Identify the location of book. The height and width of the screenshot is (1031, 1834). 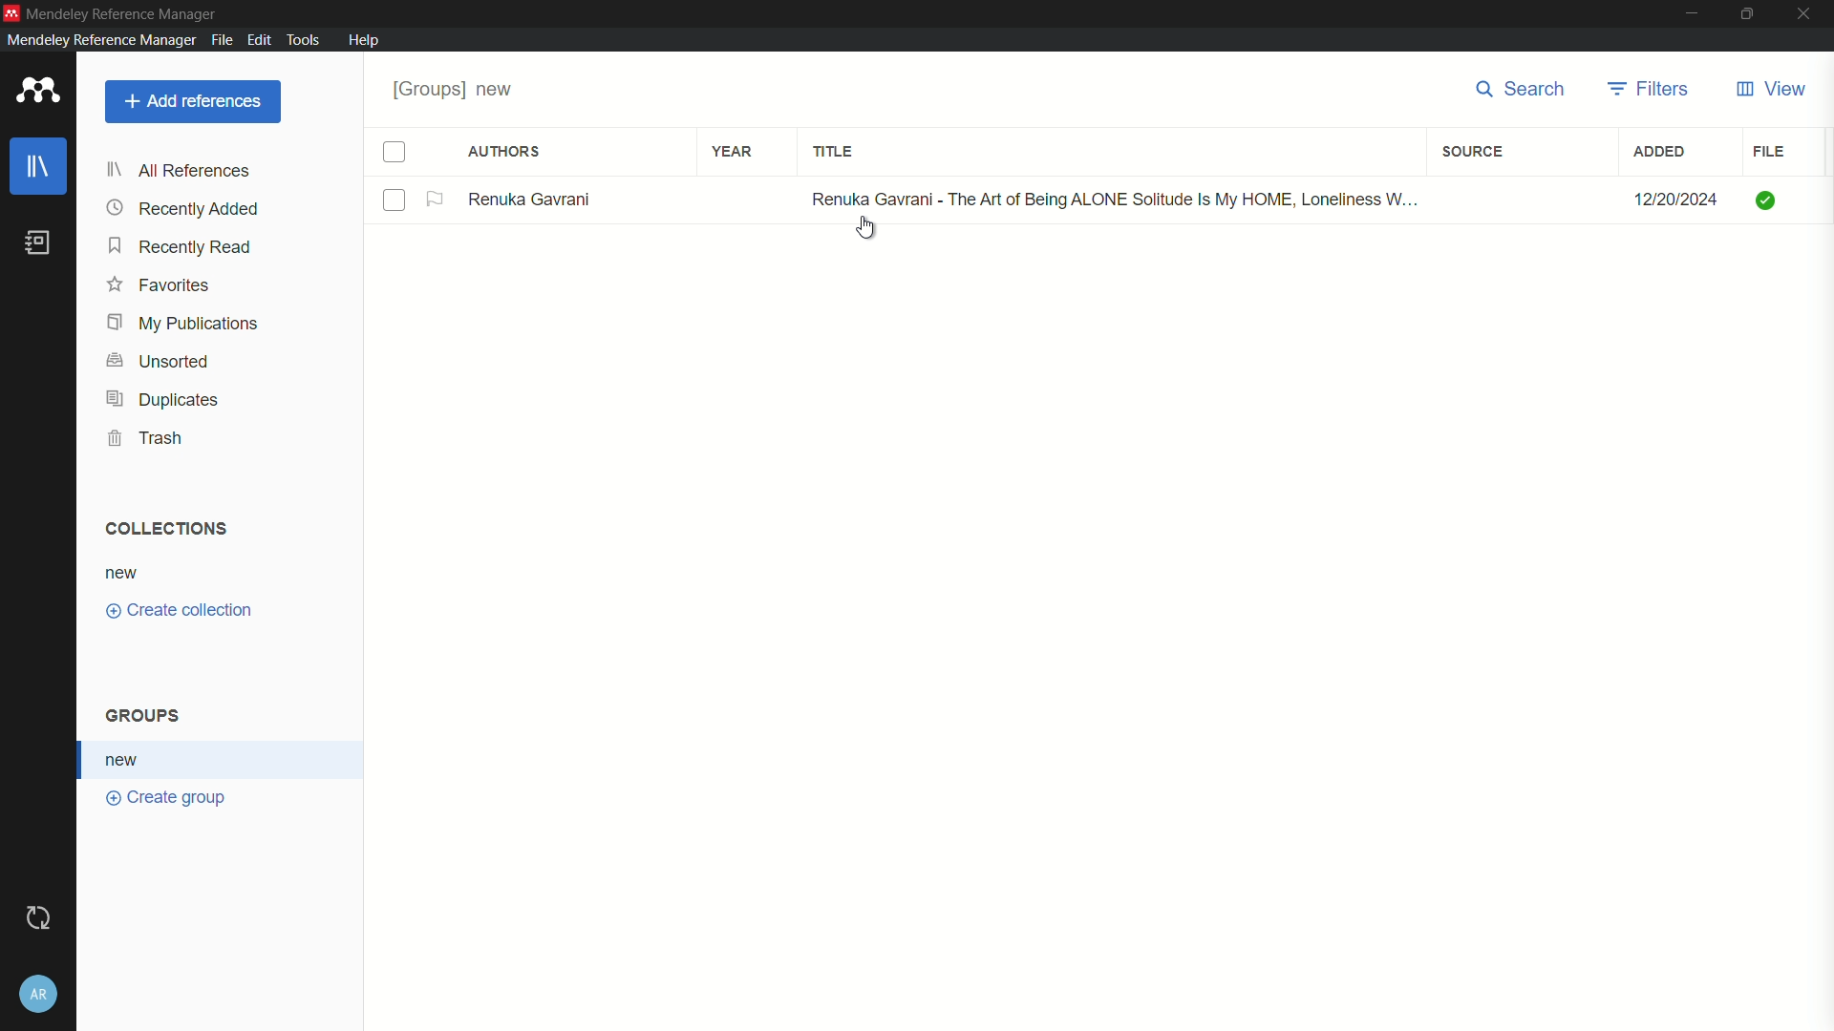
(38, 242).